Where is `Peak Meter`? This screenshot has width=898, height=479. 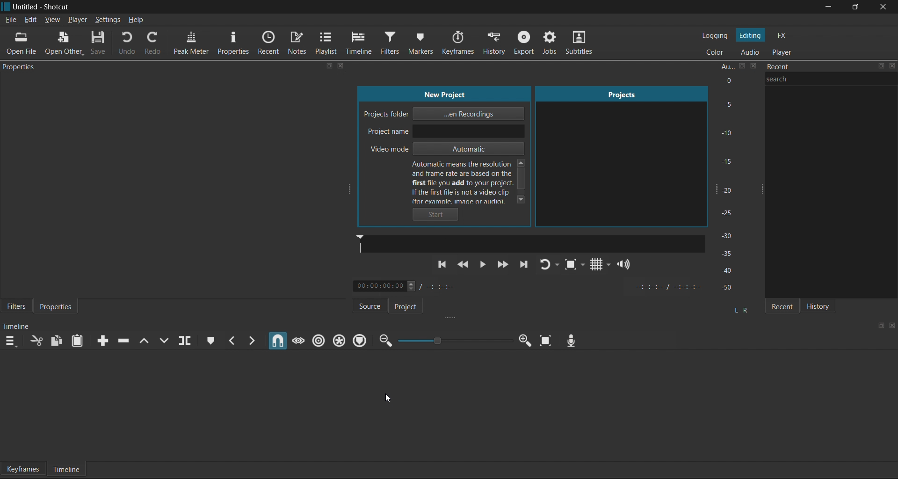
Peak Meter is located at coordinates (190, 44).